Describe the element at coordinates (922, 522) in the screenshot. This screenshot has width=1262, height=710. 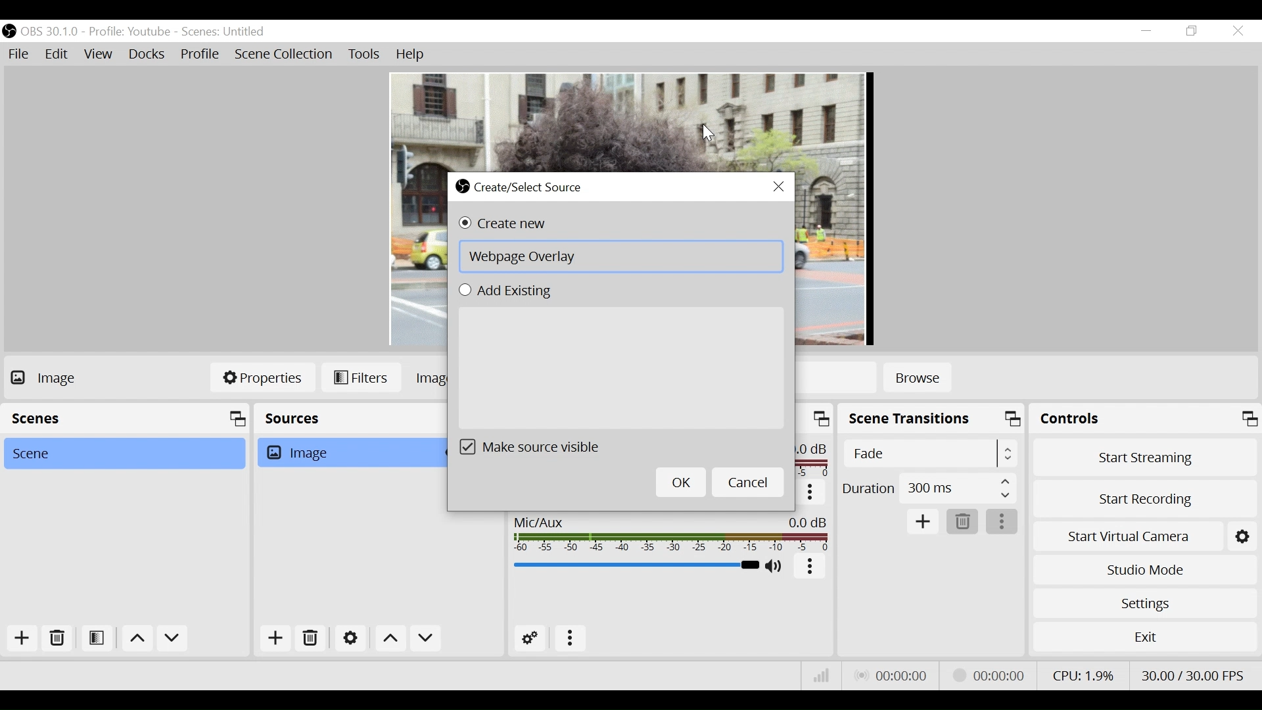
I see `Add` at that location.